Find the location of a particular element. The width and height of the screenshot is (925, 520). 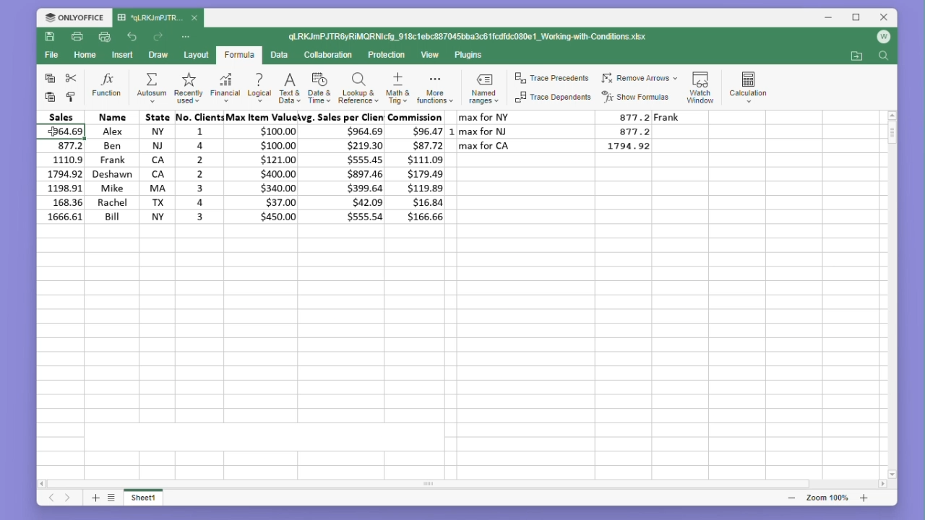

max for NY 877.2 Frank is located at coordinates (575, 116).